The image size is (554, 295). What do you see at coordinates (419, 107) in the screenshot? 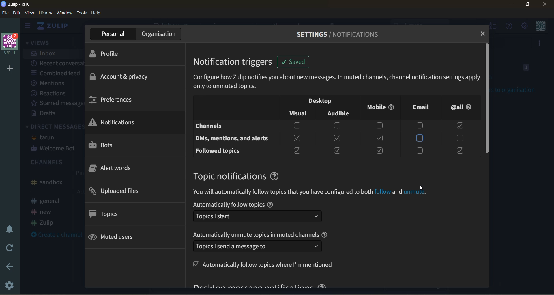
I see `email` at bounding box center [419, 107].